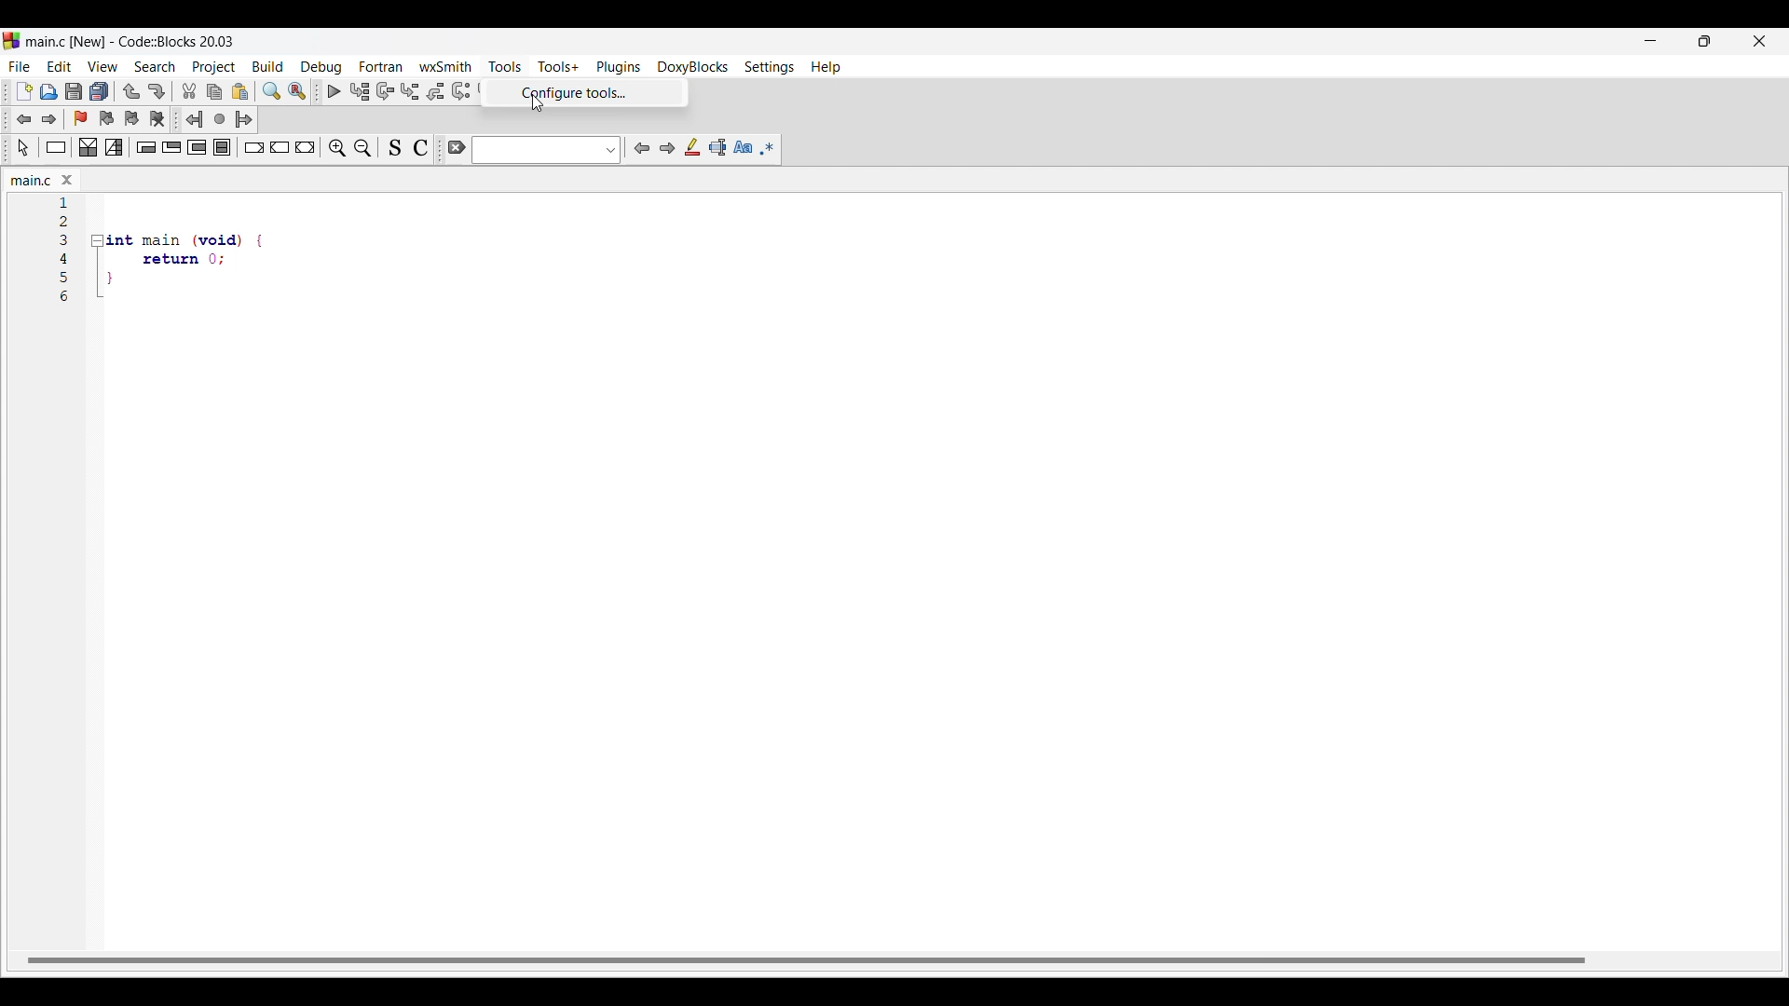 The width and height of the screenshot is (1789, 1006). Describe the element at coordinates (381, 67) in the screenshot. I see `Fortran menu` at that location.